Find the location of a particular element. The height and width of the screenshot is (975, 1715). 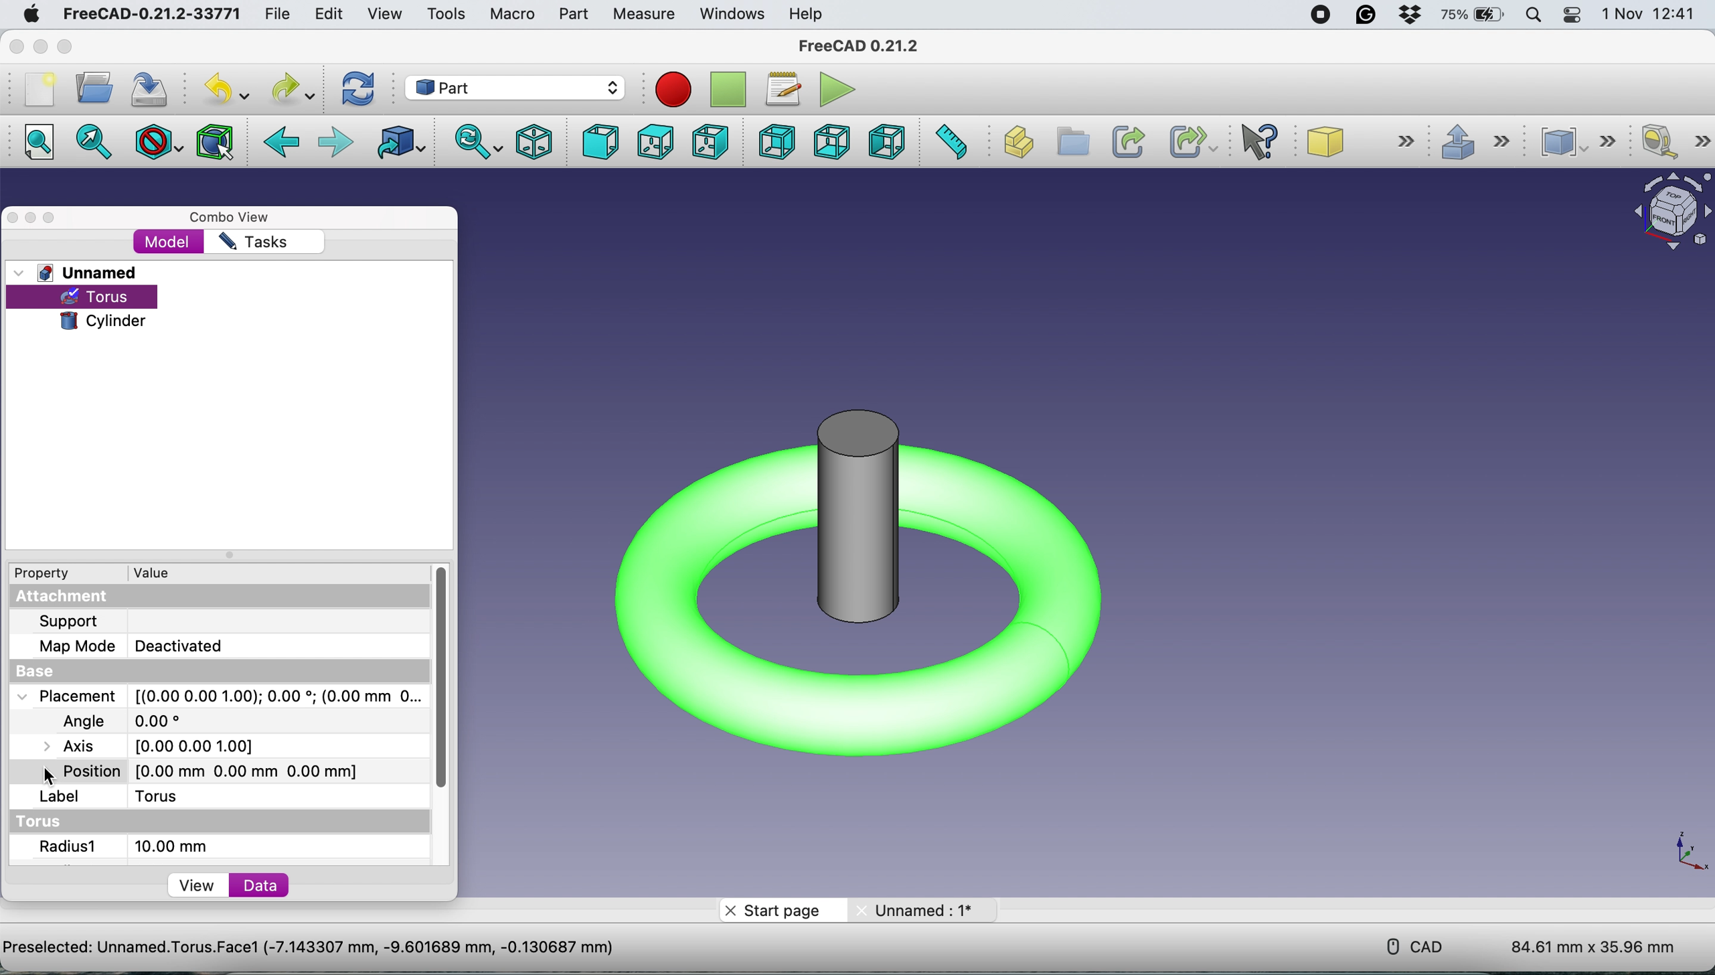

axis is located at coordinates (151, 746).